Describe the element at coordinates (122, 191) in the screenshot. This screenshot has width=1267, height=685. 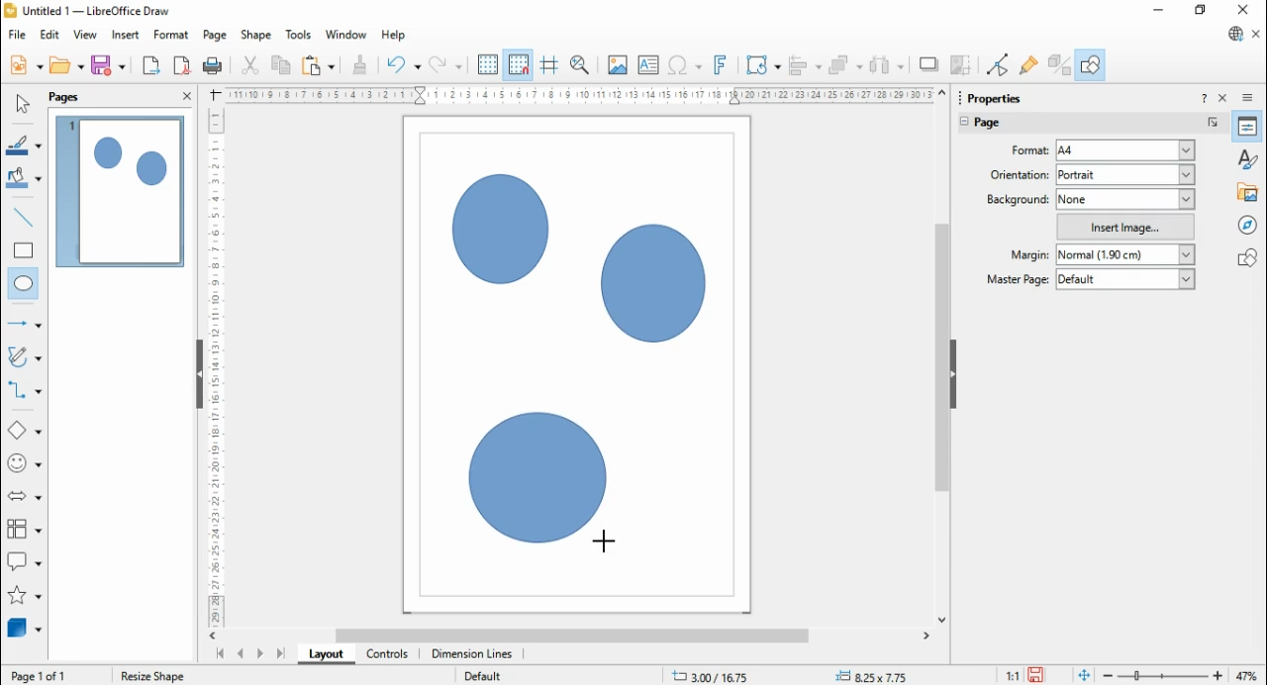
I see `page 1` at that location.